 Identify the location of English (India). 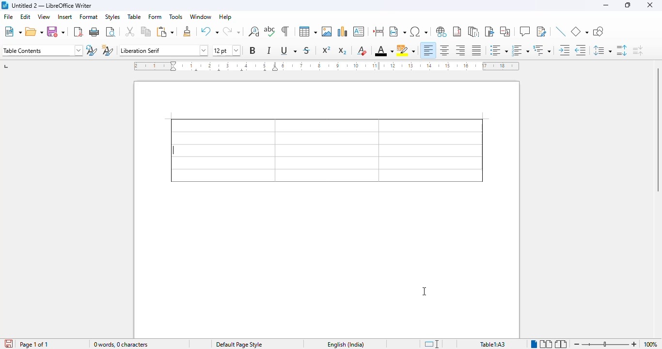
(346, 344).